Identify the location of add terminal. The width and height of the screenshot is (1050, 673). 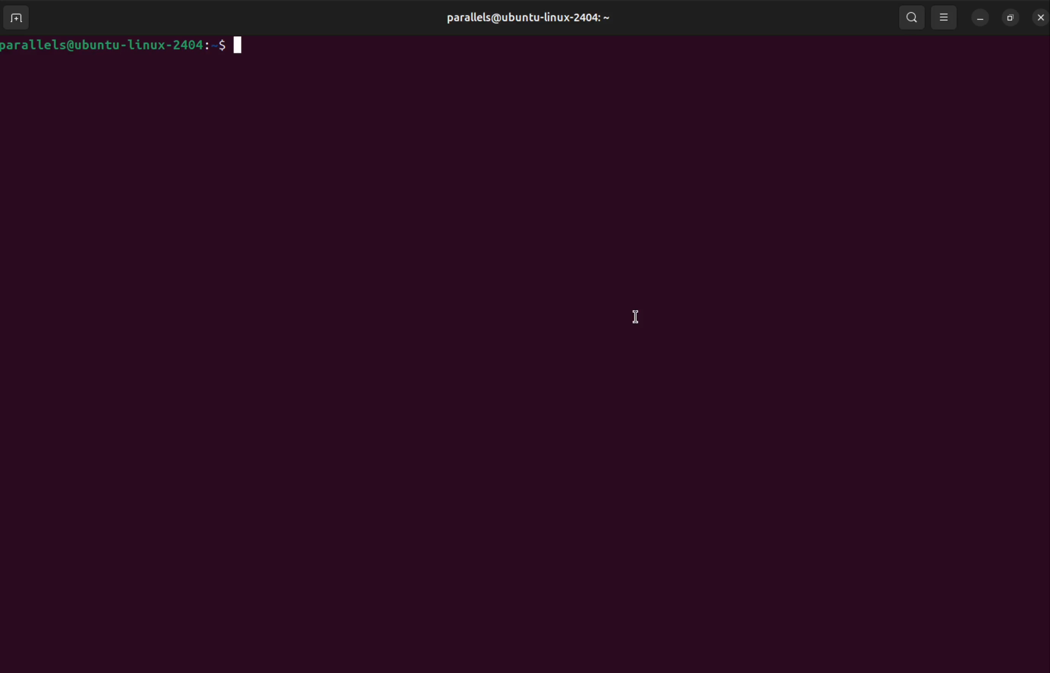
(18, 19).